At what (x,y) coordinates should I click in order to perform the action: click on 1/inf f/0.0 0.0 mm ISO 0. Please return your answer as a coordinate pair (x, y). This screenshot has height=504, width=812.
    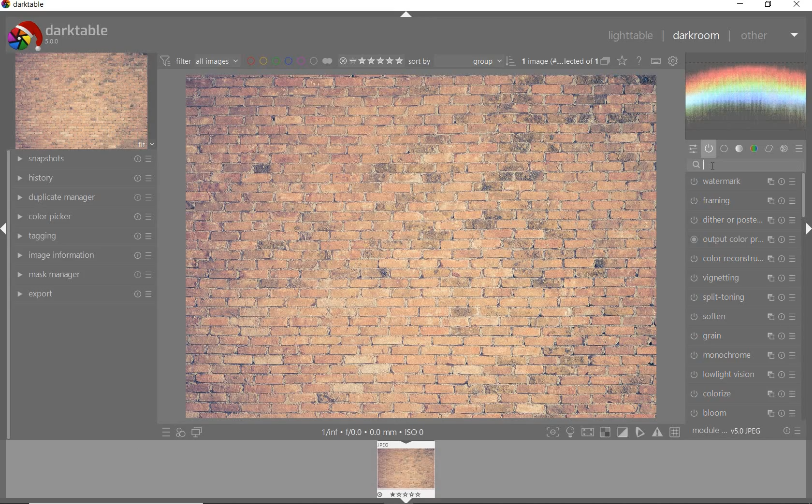
    Looking at the image, I should click on (373, 432).